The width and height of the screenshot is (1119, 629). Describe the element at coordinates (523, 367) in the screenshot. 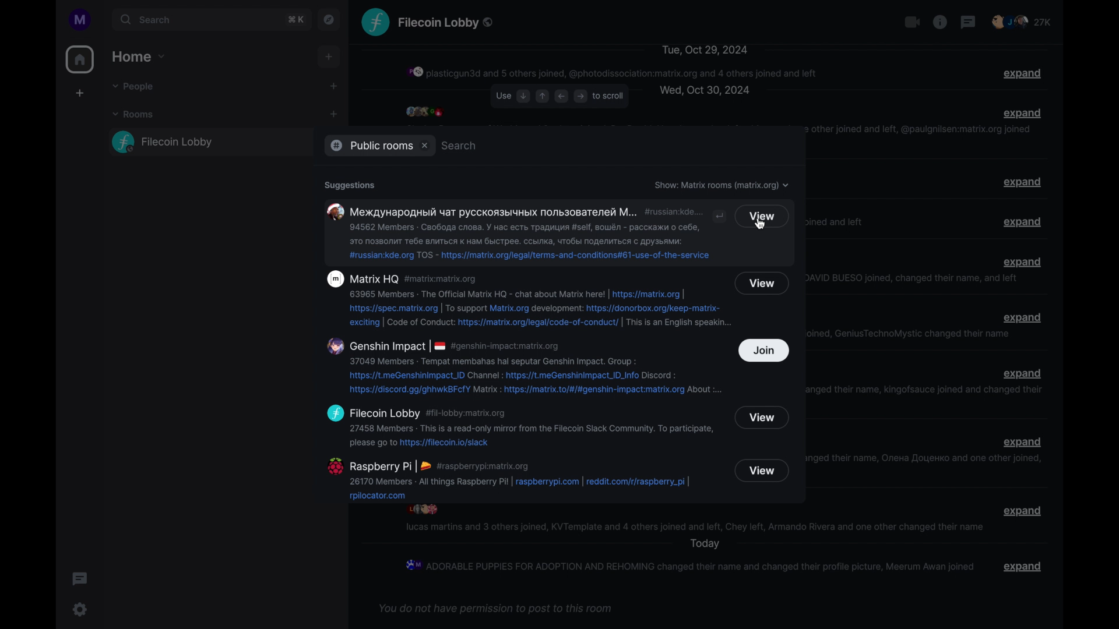

I see `Genshin Impact | as #genshin-impactmatrix.org

37049 Members - Tempat membahas hal seputar Genshin Impact. Group :
https://t.meGenshinimpact_ID Channel : https://t.meGenshinimpact_ID_Info Discord :
https://discord.gg/ghhwkBFcfY Matrix : https://matrix.to/#/#genshin-impact:matrix.org About ...` at that location.